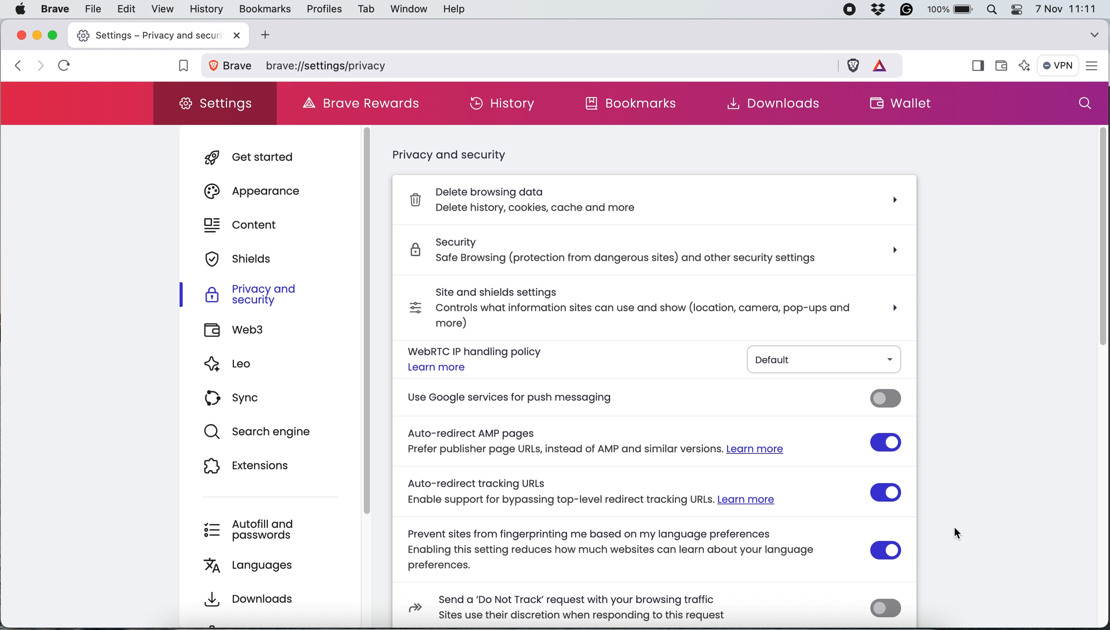 This screenshot has width=1110, height=630. I want to click on history, so click(503, 103).